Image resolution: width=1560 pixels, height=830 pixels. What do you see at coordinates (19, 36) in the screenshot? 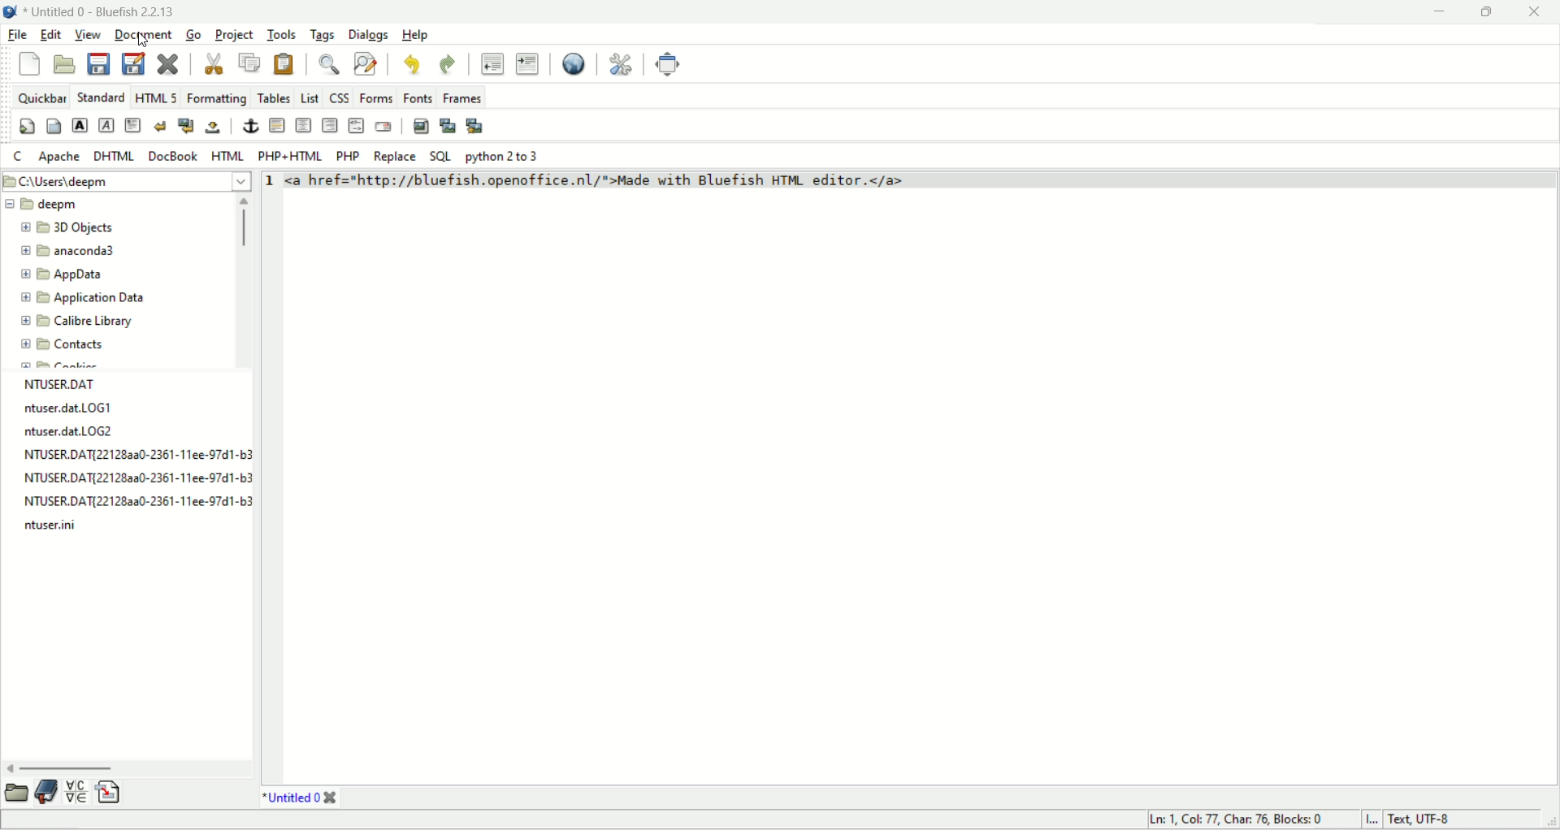
I see `file` at bounding box center [19, 36].